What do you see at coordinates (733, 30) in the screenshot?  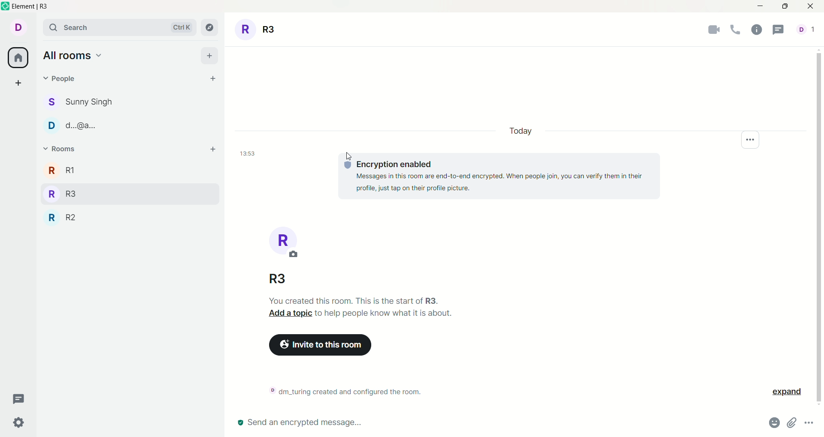 I see `voice call` at bounding box center [733, 30].